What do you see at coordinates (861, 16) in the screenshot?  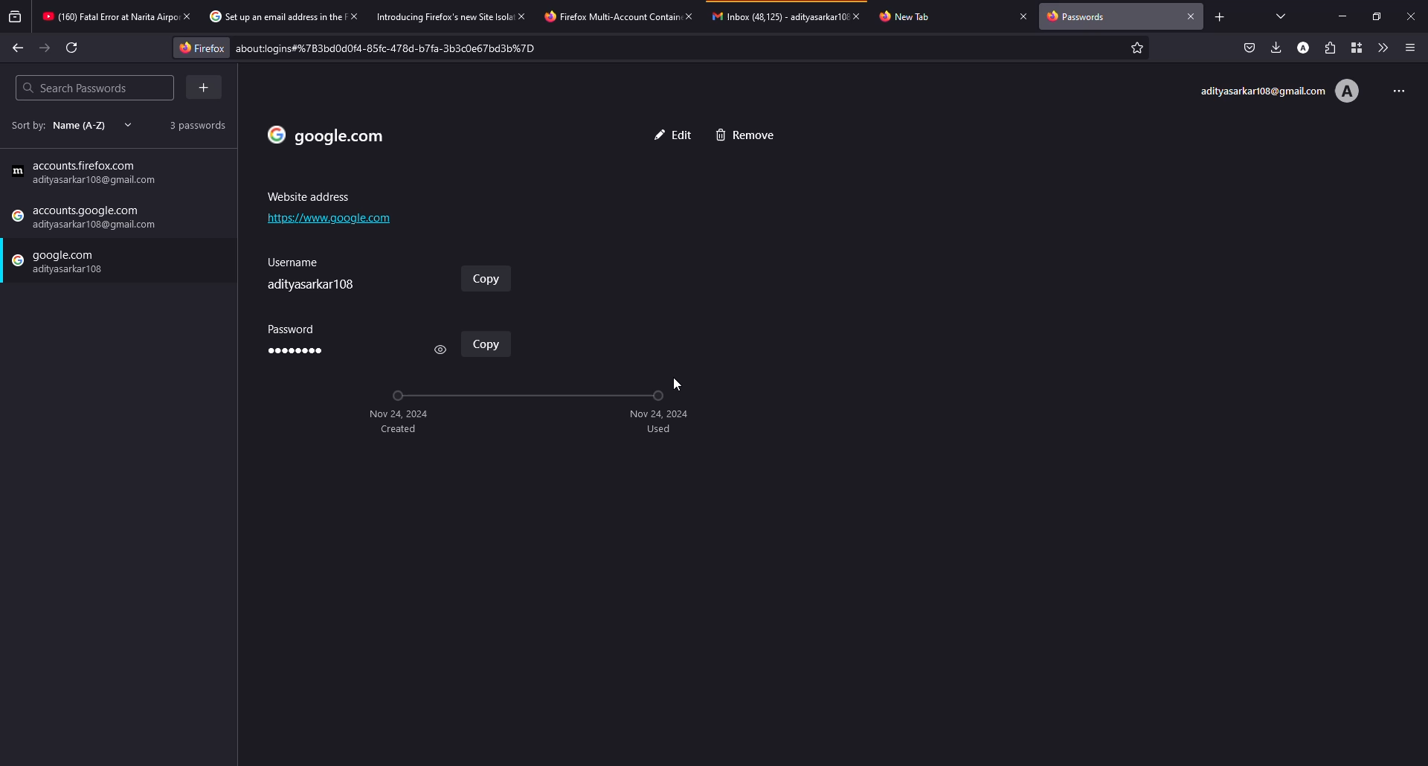 I see `close` at bounding box center [861, 16].